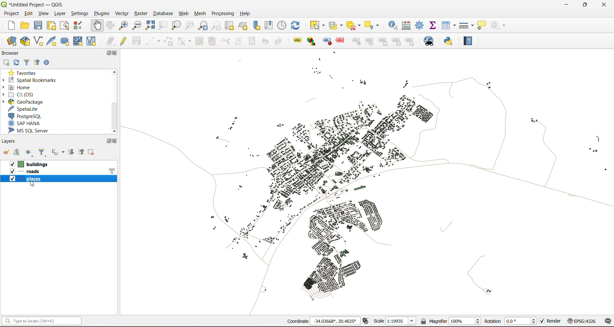 This screenshot has width=614, height=327. What do you see at coordinates (200, 41) in the screenshot?
I see `modify` at bounding box center [200, 41].